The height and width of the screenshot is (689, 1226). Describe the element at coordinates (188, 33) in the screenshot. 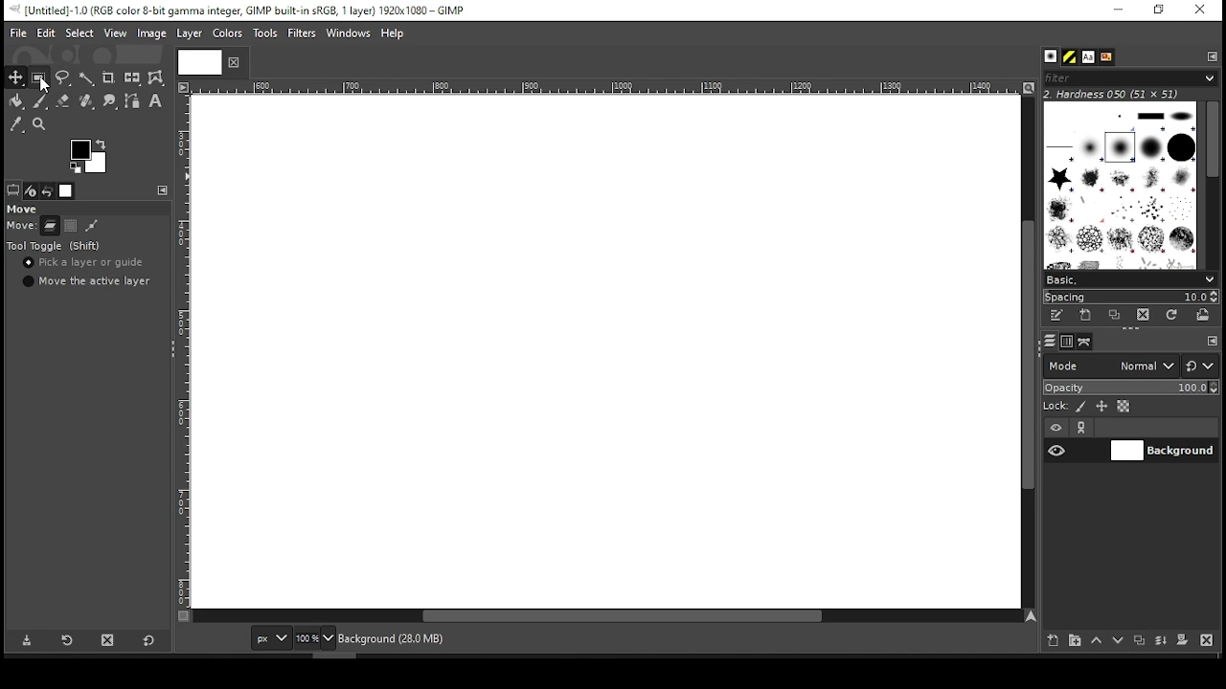

I see `layer` at that location.